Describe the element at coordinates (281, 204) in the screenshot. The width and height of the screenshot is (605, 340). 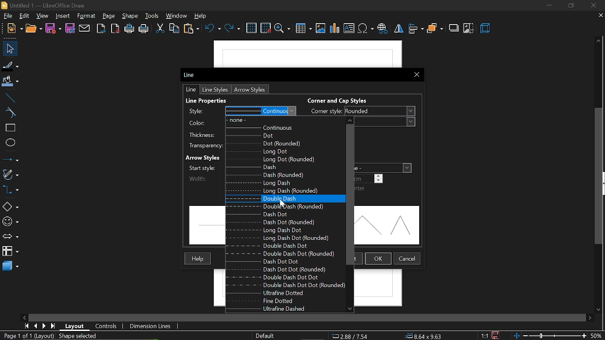
I see `Cursor` at that location.